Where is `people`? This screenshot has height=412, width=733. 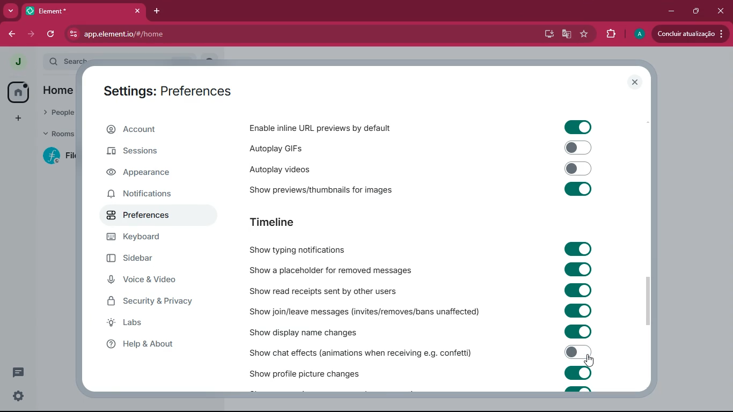 people is located at coordinates (56, 114).